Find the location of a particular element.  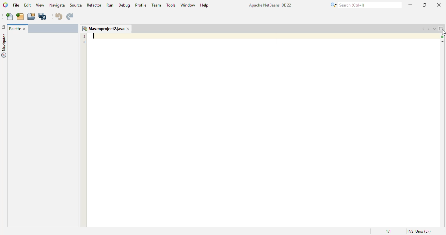

cursor is located at coordinates (443, 32).